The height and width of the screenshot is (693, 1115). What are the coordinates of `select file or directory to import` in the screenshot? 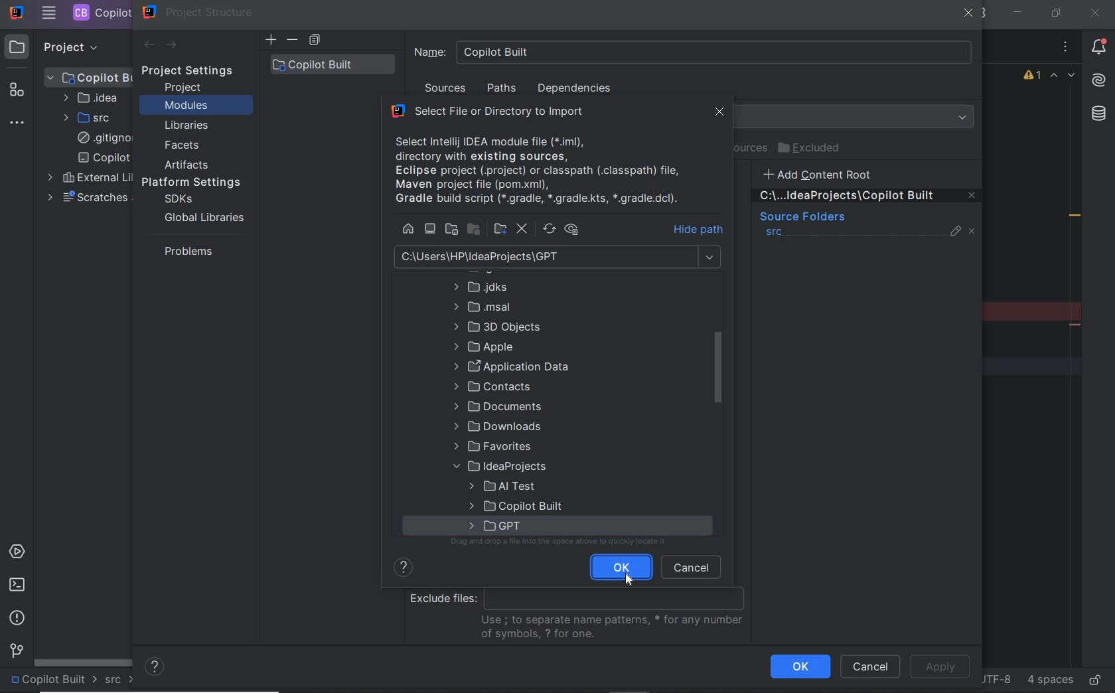 It's located at (506, 112).